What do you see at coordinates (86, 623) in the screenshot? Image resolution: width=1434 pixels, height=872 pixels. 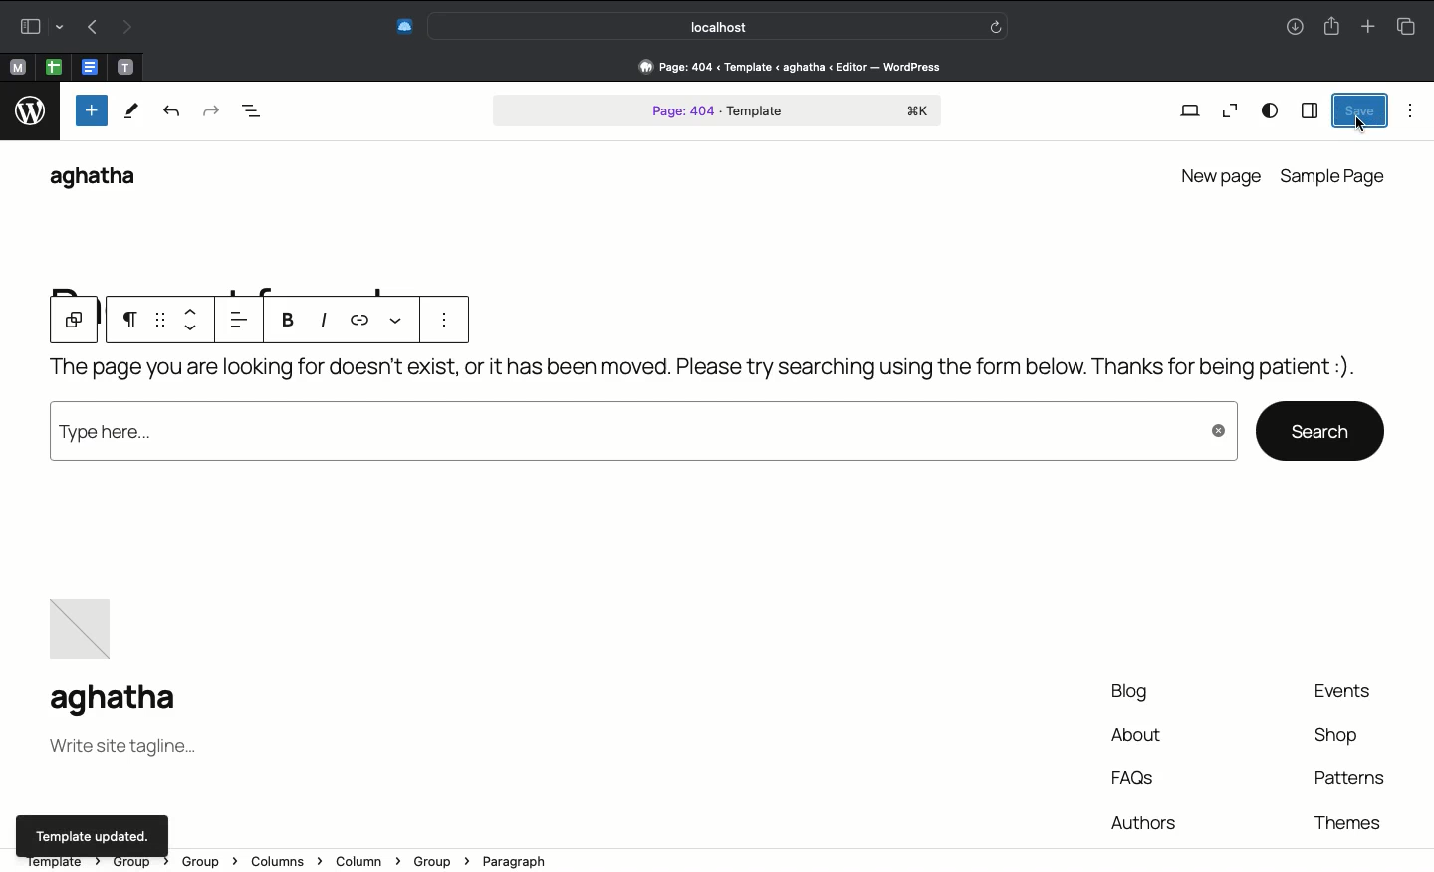 I see `Image` at bounding box center [86, 623].